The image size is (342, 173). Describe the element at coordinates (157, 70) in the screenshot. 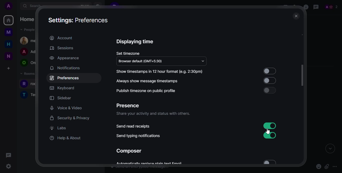

I see `Show timestamps in 12 hour format (e.g. 2:30pm)` at that location.